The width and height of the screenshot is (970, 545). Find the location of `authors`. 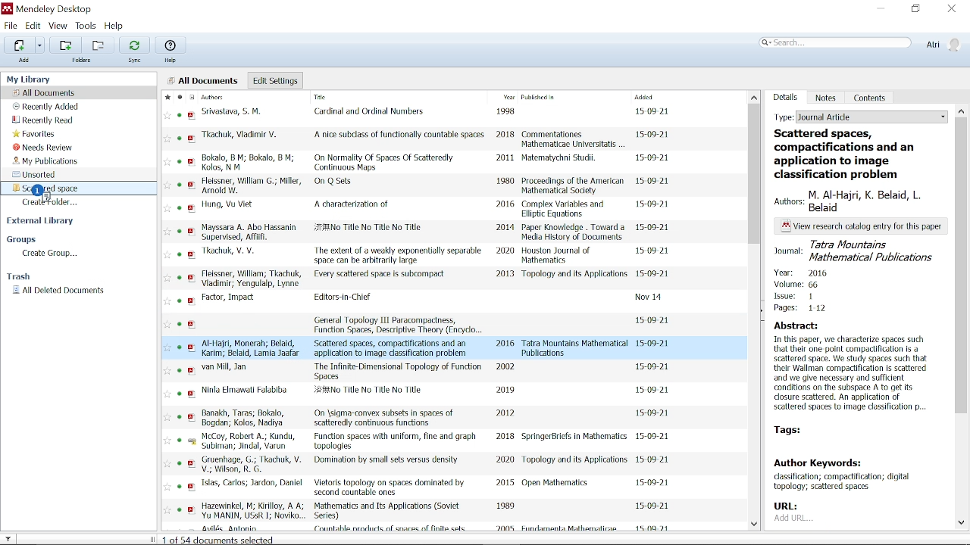

authors is located at coordinates (860, 201).